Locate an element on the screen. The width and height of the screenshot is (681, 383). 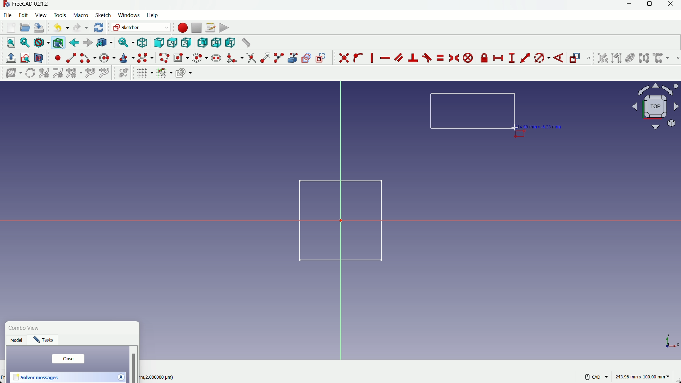
show/hide b spiline layer information is located at coordinates (11, 73).